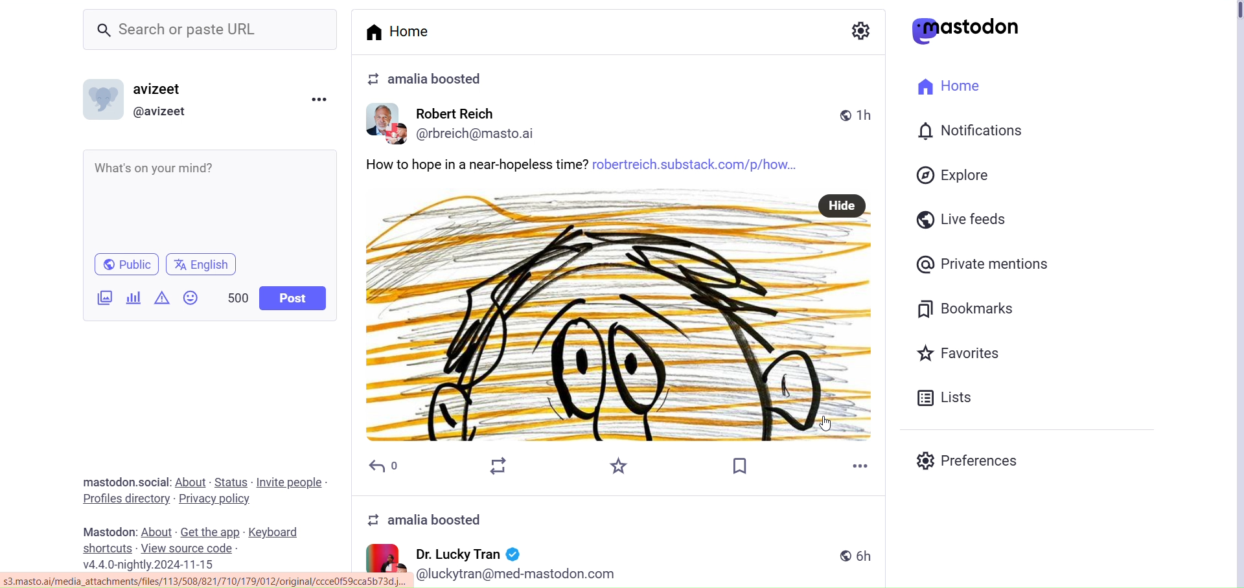 This screenshot has width=1244, height=588. What do you see at coordinates (293, 298) in the screenshot?
I see `Post` at bounding box center [293, 298].